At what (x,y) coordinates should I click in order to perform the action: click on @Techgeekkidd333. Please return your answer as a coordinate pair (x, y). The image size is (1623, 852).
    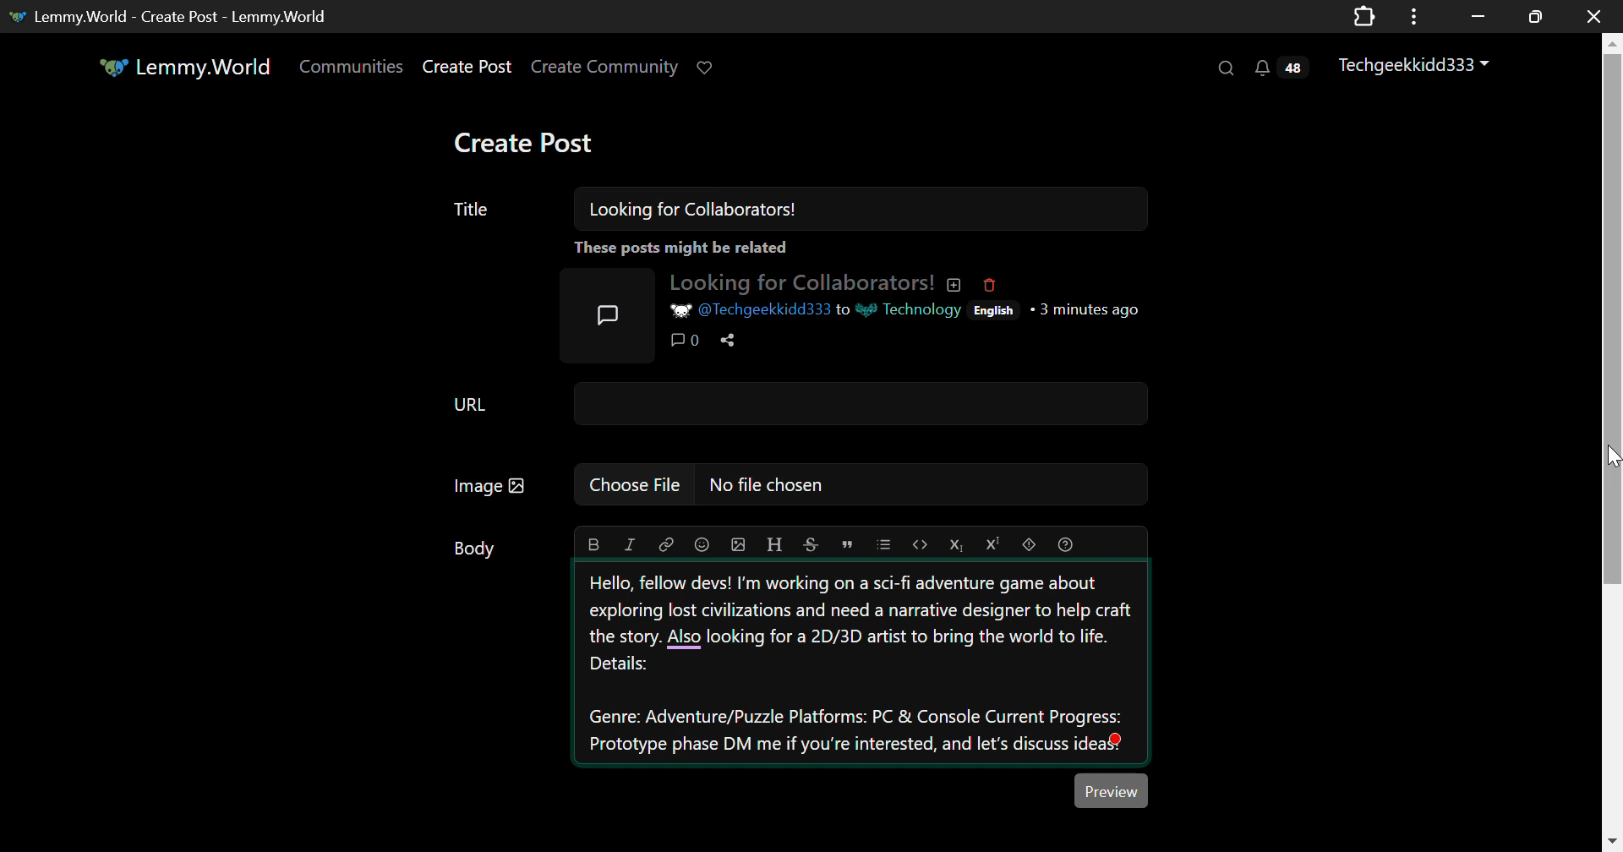
    Looking at the image, I should click on (749, 312).